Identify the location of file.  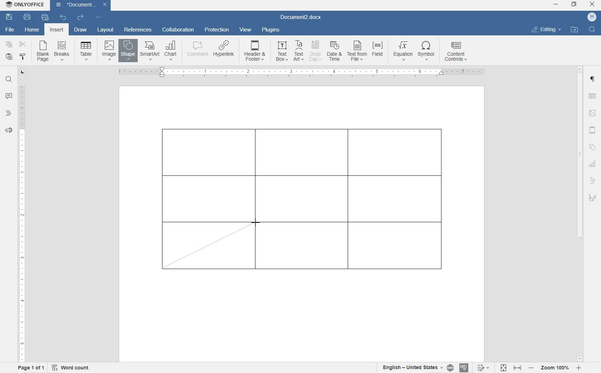
(11, 30).